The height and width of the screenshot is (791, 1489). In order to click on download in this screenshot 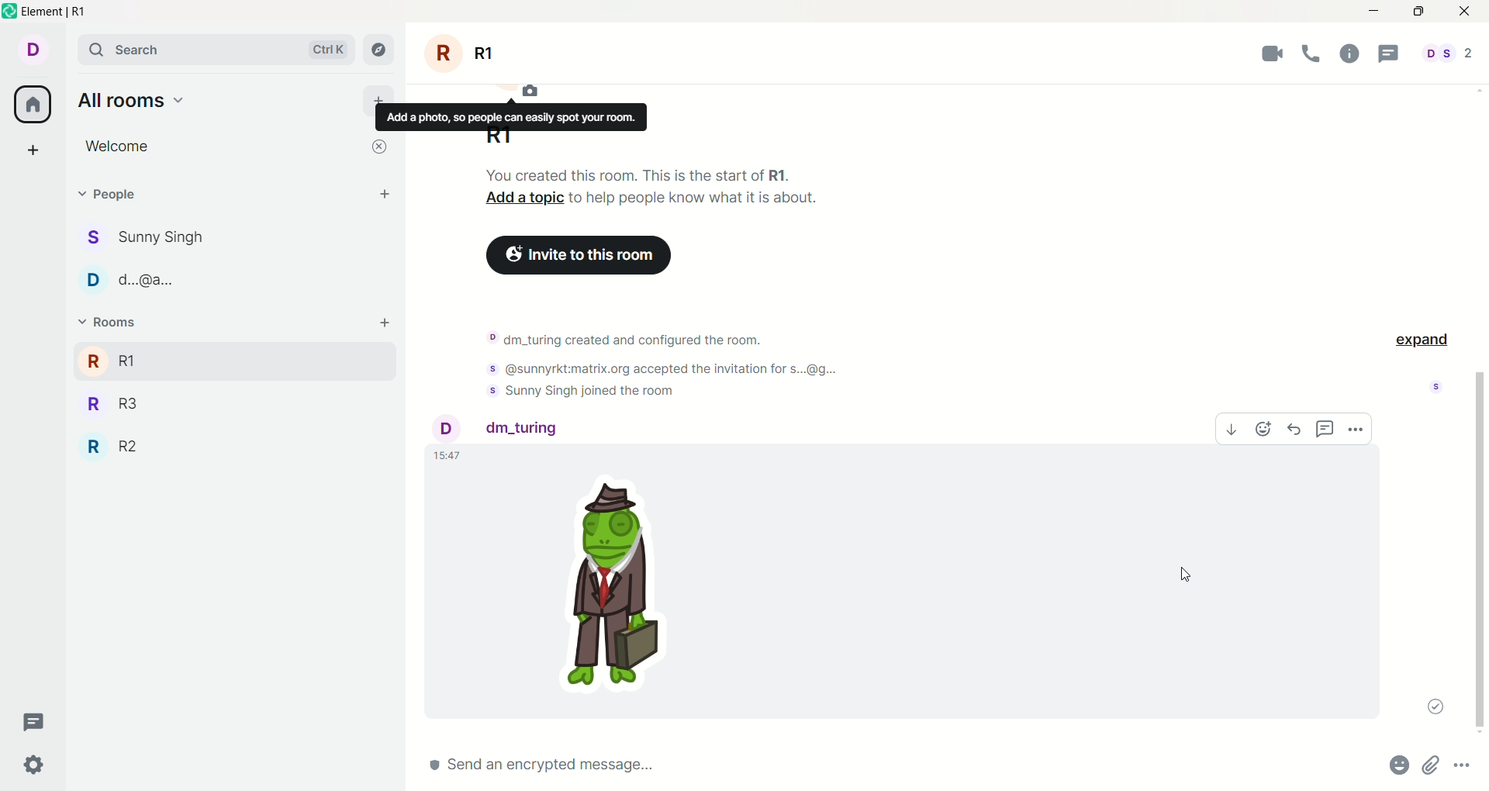, I will do `click(1232, 429)`.